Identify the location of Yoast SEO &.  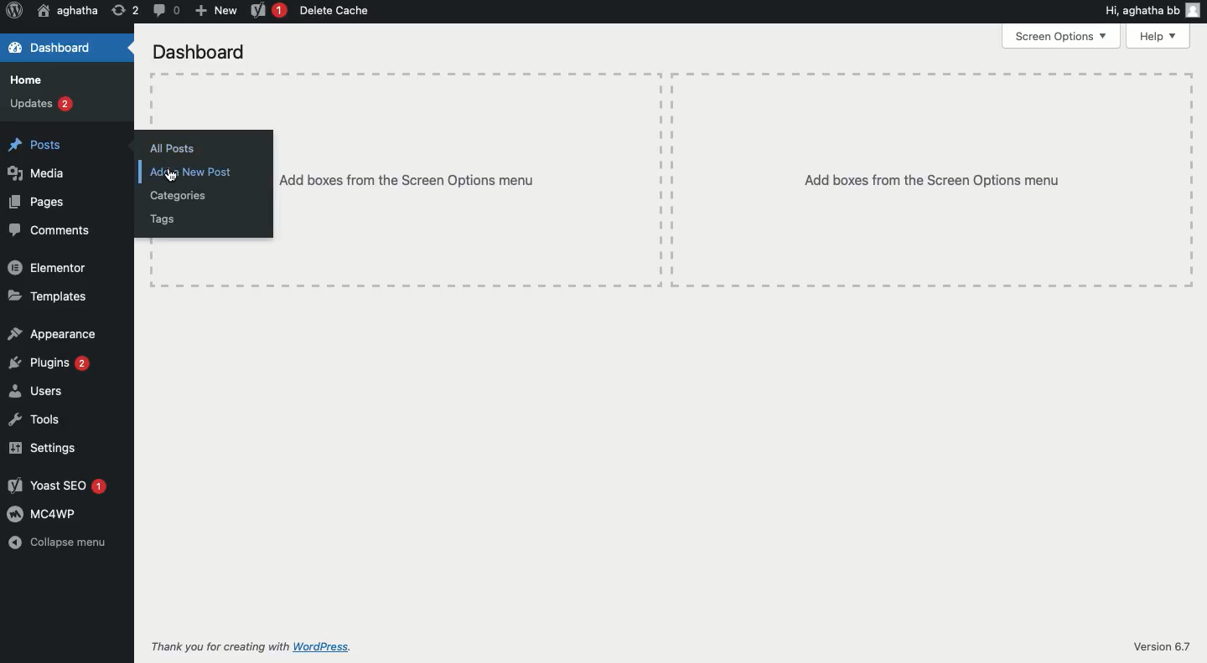
(59, 486).